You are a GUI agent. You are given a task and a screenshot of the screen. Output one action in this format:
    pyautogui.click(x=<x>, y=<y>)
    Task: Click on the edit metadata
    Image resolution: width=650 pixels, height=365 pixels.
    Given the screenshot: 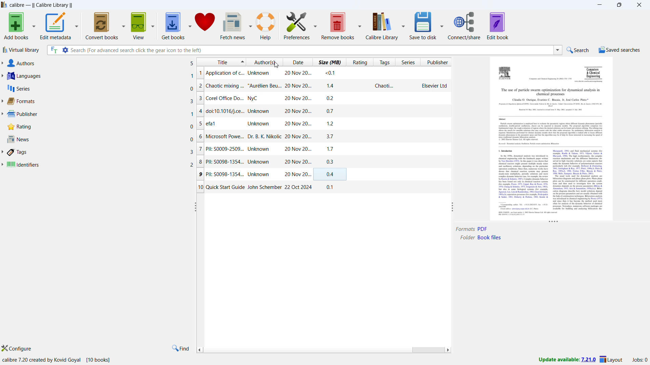 What is the action you would take?
    pyautogui.click(x=56, y=26)
    